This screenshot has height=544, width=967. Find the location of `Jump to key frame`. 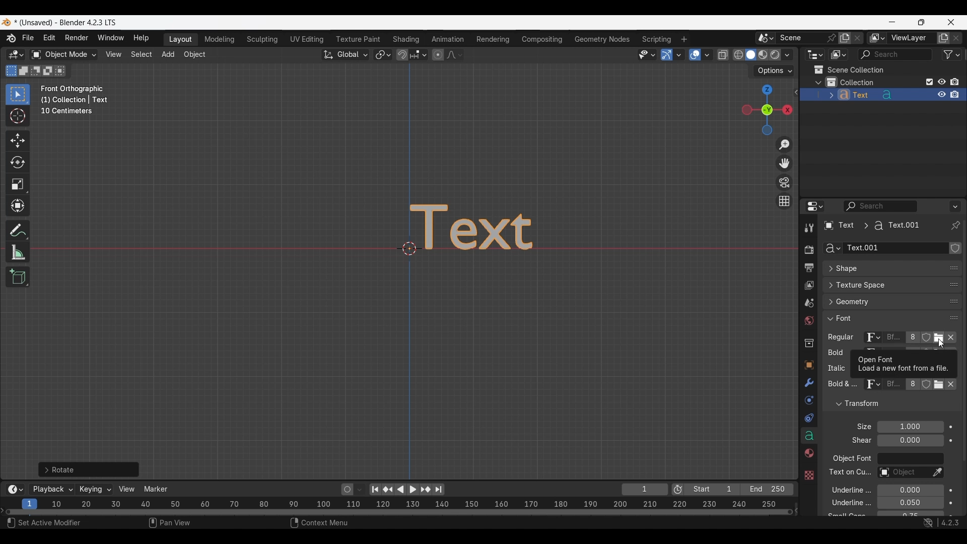

Jump to key frame is located at coordinates (388, 490).